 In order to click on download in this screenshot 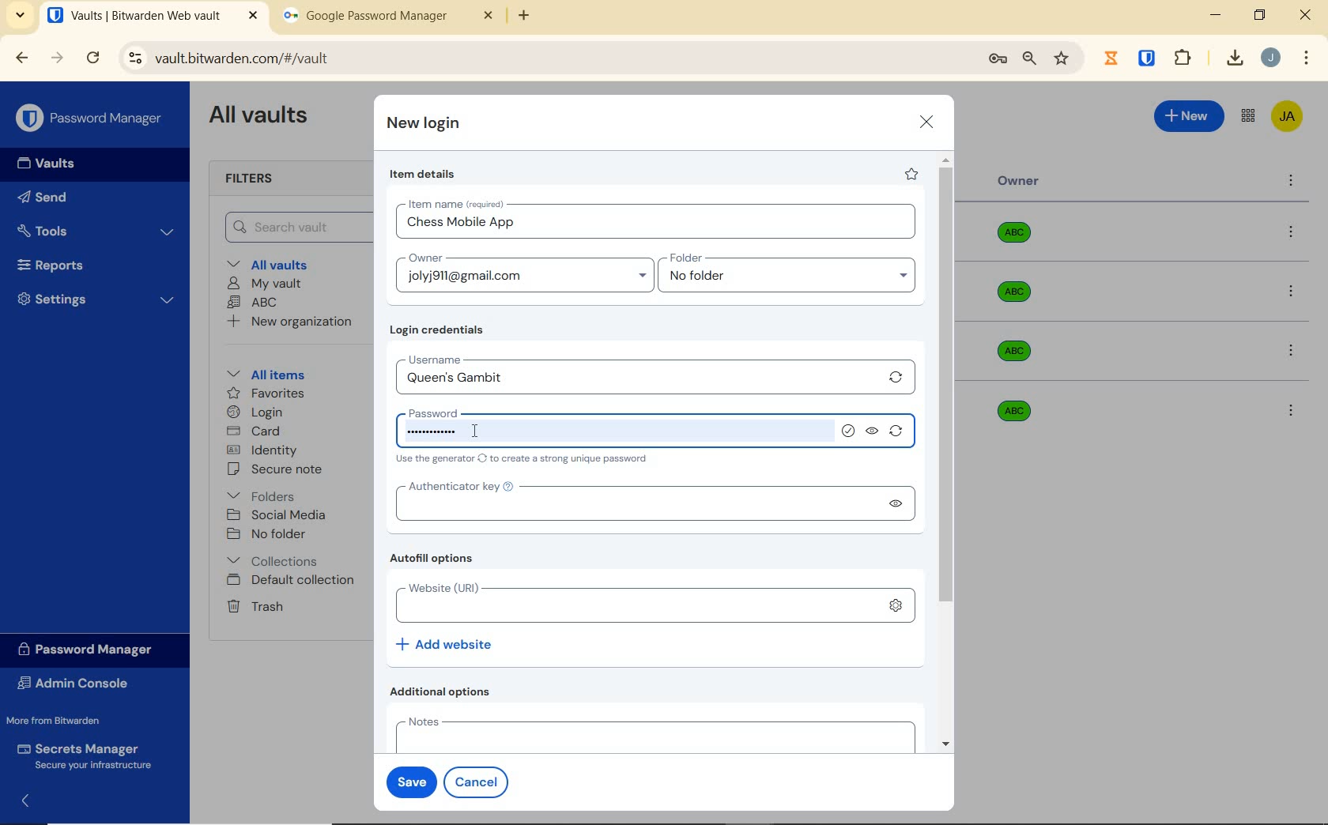, I will do `click(1234, 58)`.